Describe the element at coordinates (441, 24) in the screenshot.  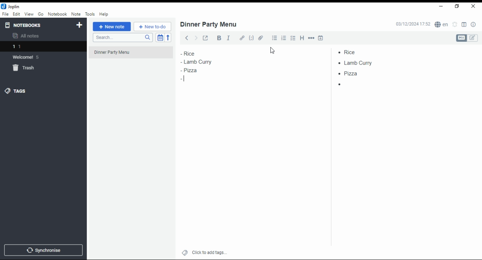
I see `language` at that location.